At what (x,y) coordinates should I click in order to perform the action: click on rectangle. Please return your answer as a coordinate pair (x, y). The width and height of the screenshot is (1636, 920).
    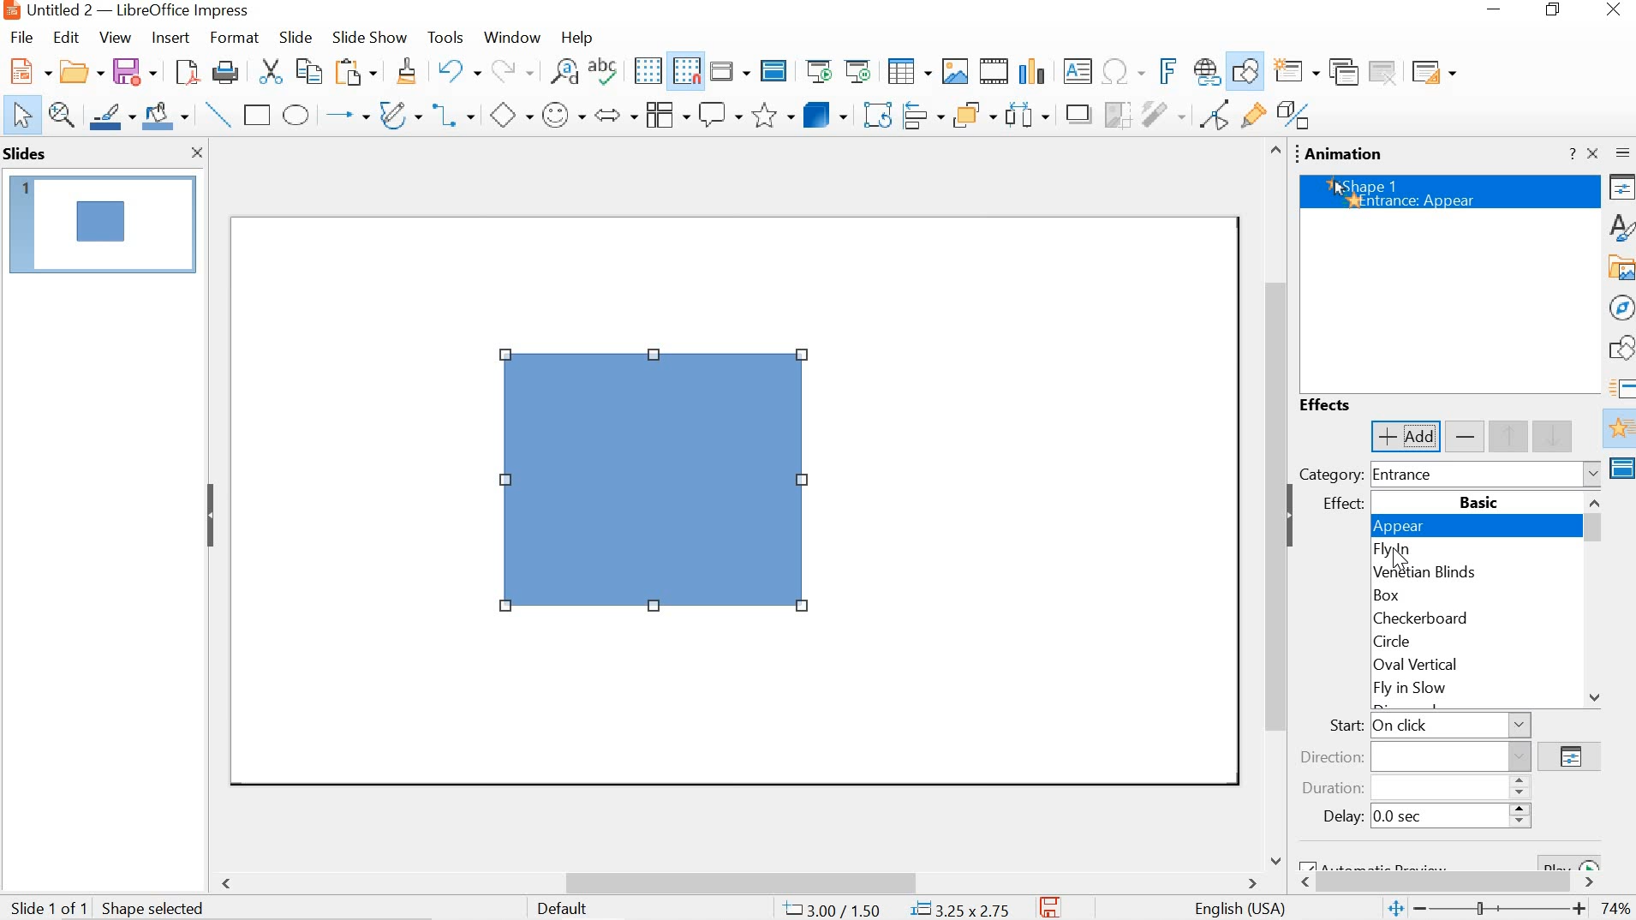
    Looking at the image, I should click on (259, 116).